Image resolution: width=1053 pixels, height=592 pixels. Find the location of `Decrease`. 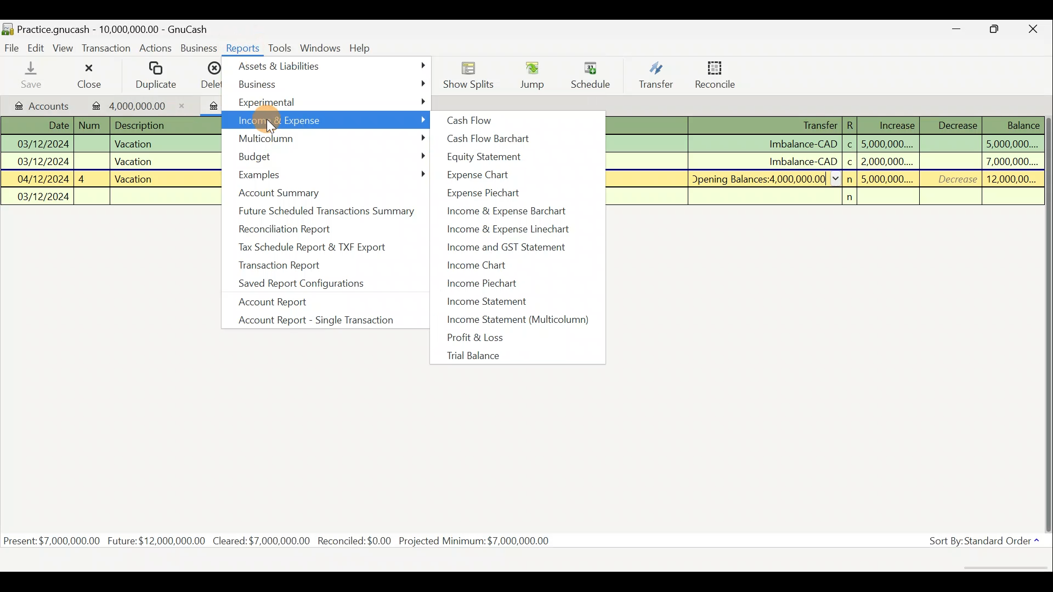

Decrease is located at coordinates (957, 124).